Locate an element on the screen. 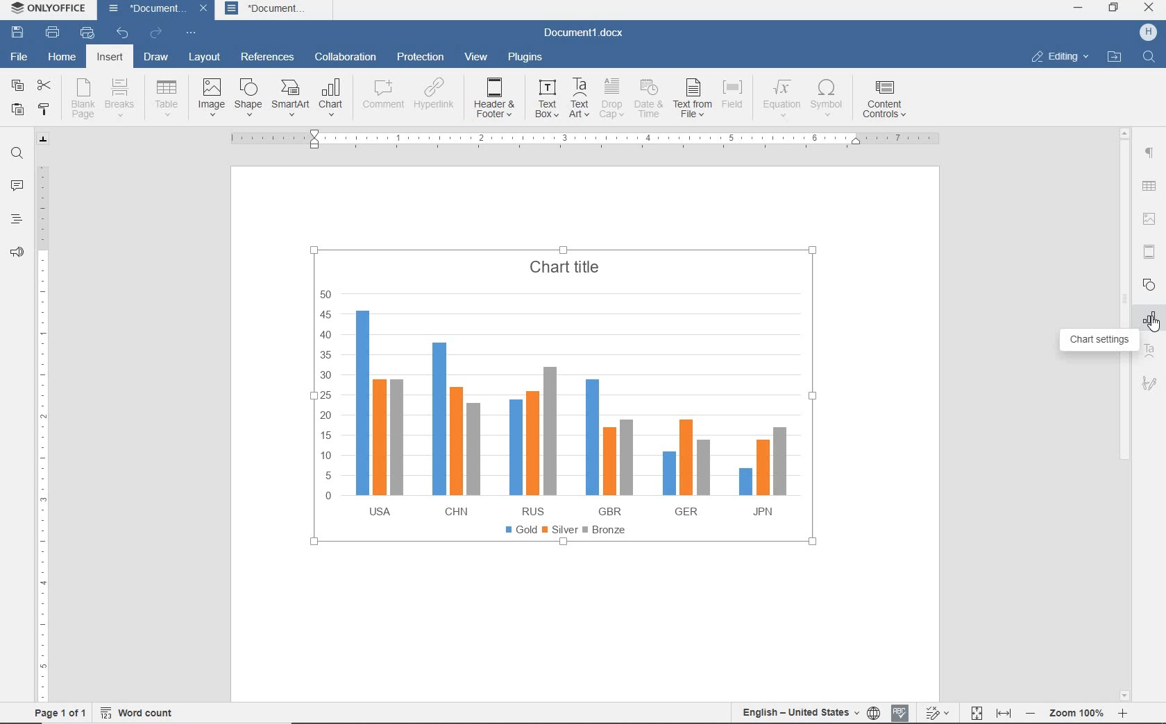 The width and height of the screenshot is (1166, 724). undo is located at coordinates (122, 34).